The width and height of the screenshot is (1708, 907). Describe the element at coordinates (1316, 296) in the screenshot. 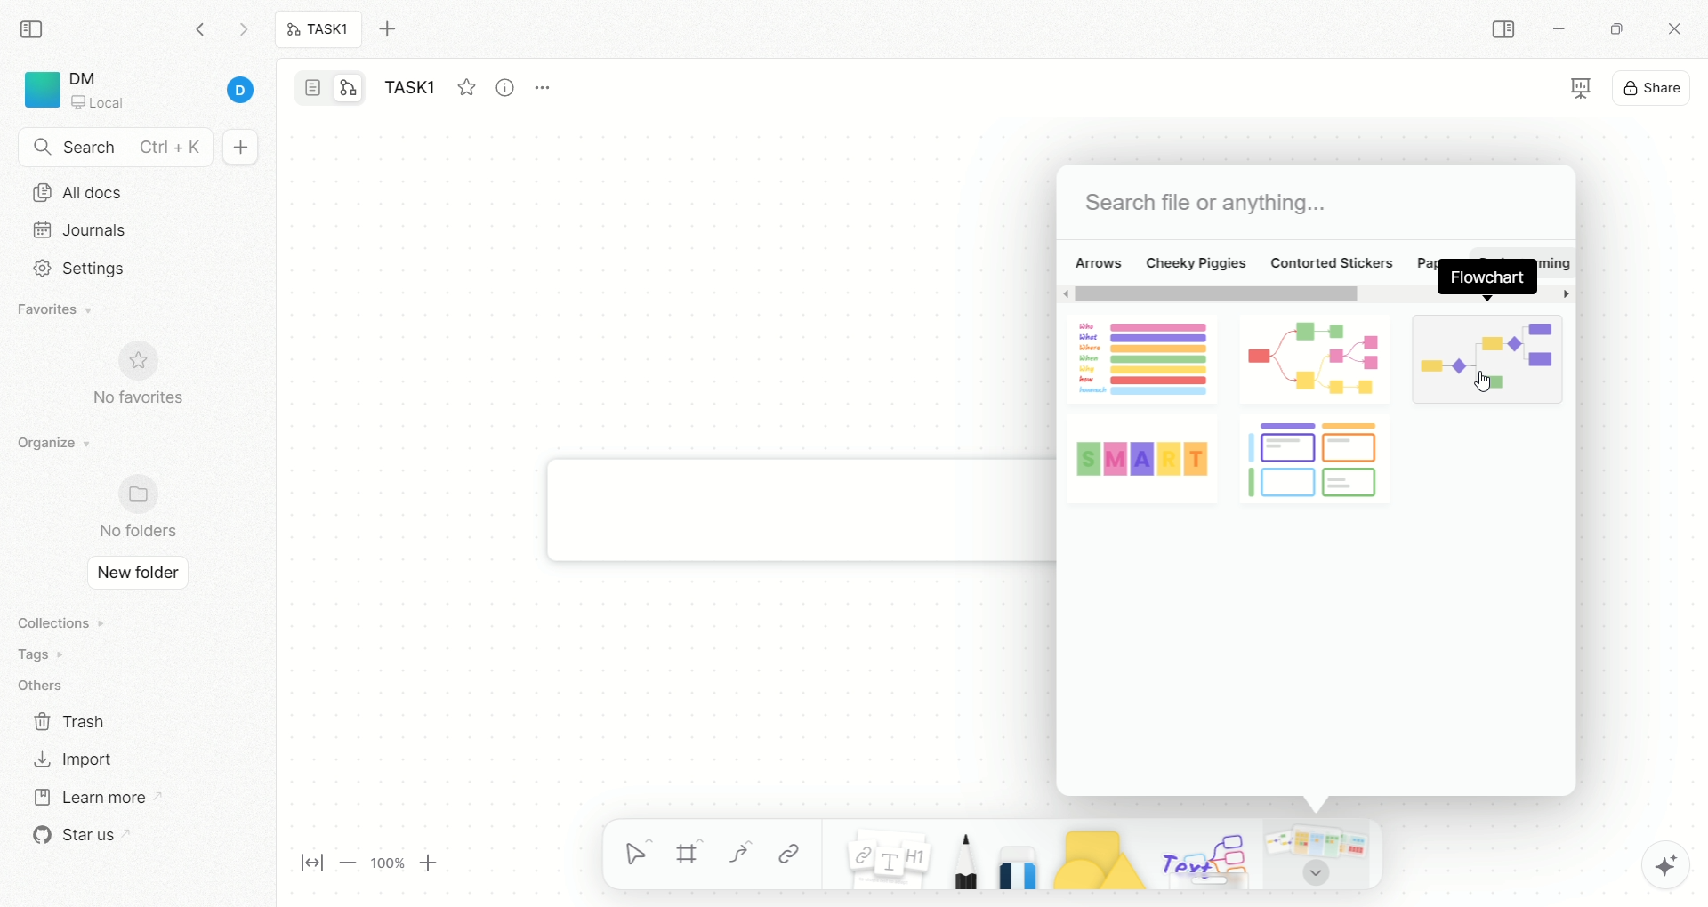

I see `scroll bar` at that location.